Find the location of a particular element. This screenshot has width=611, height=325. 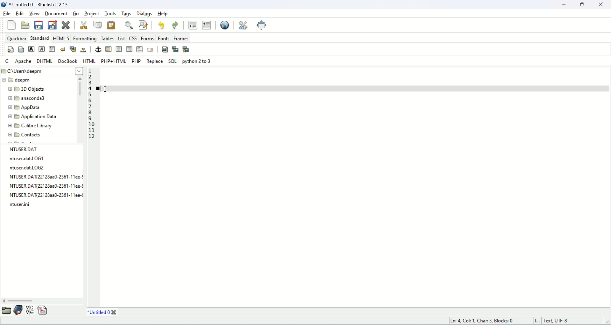

project is located at coordinates (92, 14).